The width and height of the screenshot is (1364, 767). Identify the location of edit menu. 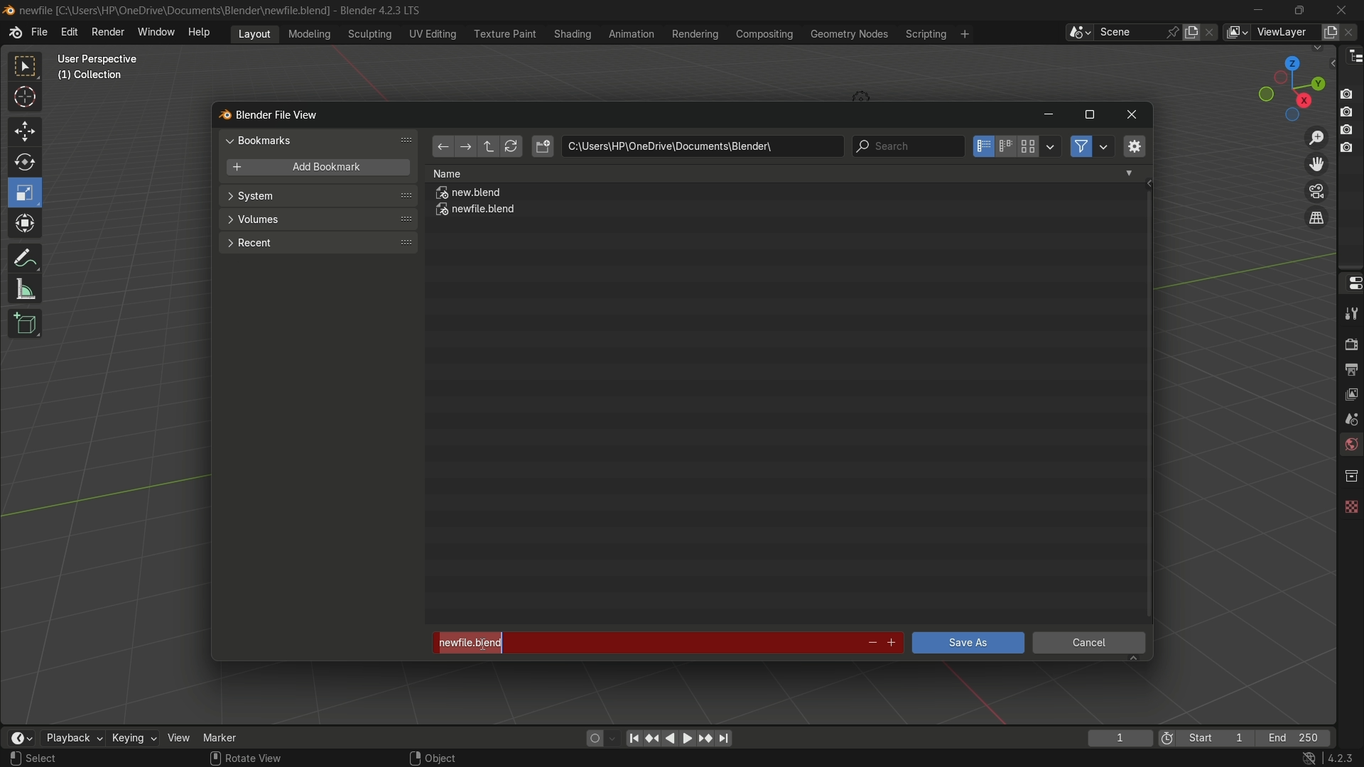
(69, 32).